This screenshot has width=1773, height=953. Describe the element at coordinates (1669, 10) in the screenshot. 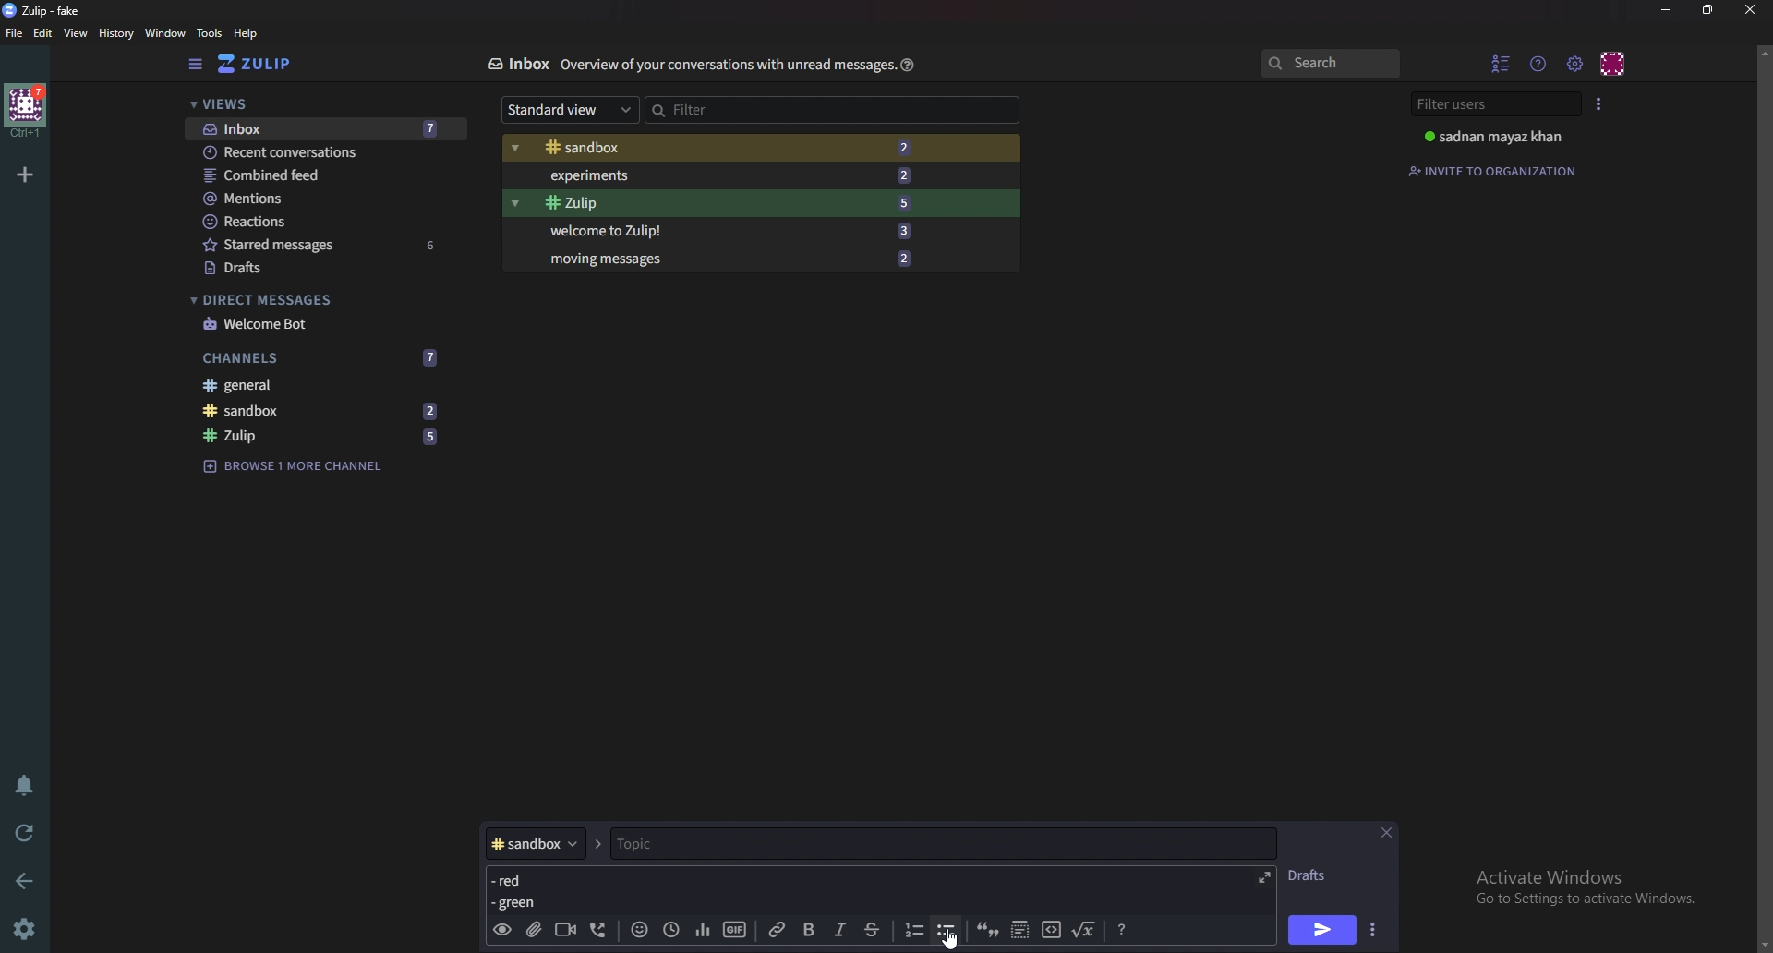

I see `Minimize` at that location.